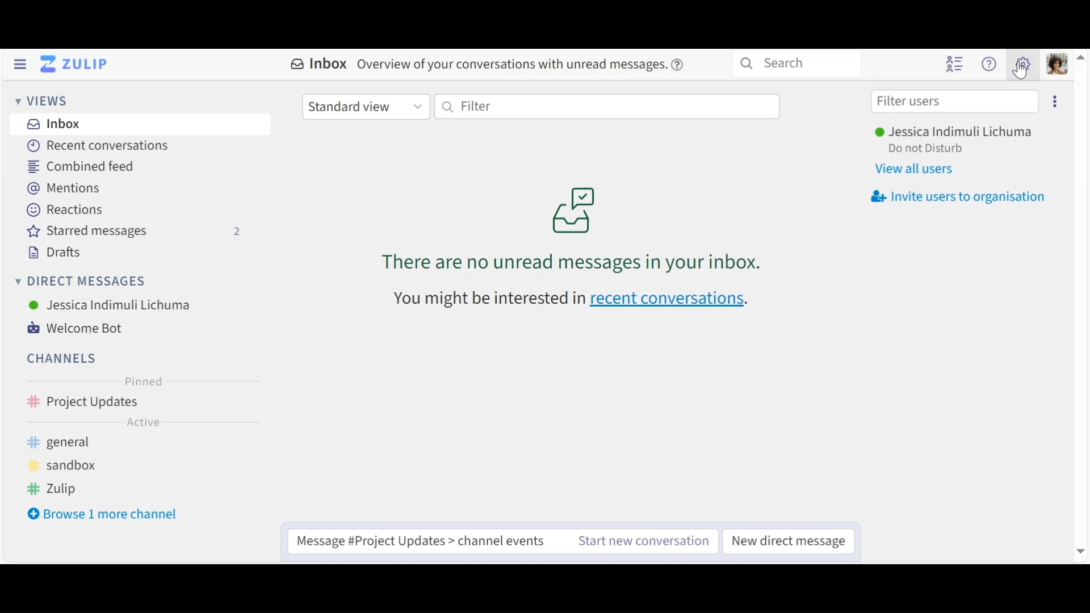 This screenshot has height=613, width=1090. I want to click on Channels, so click(134, 404).